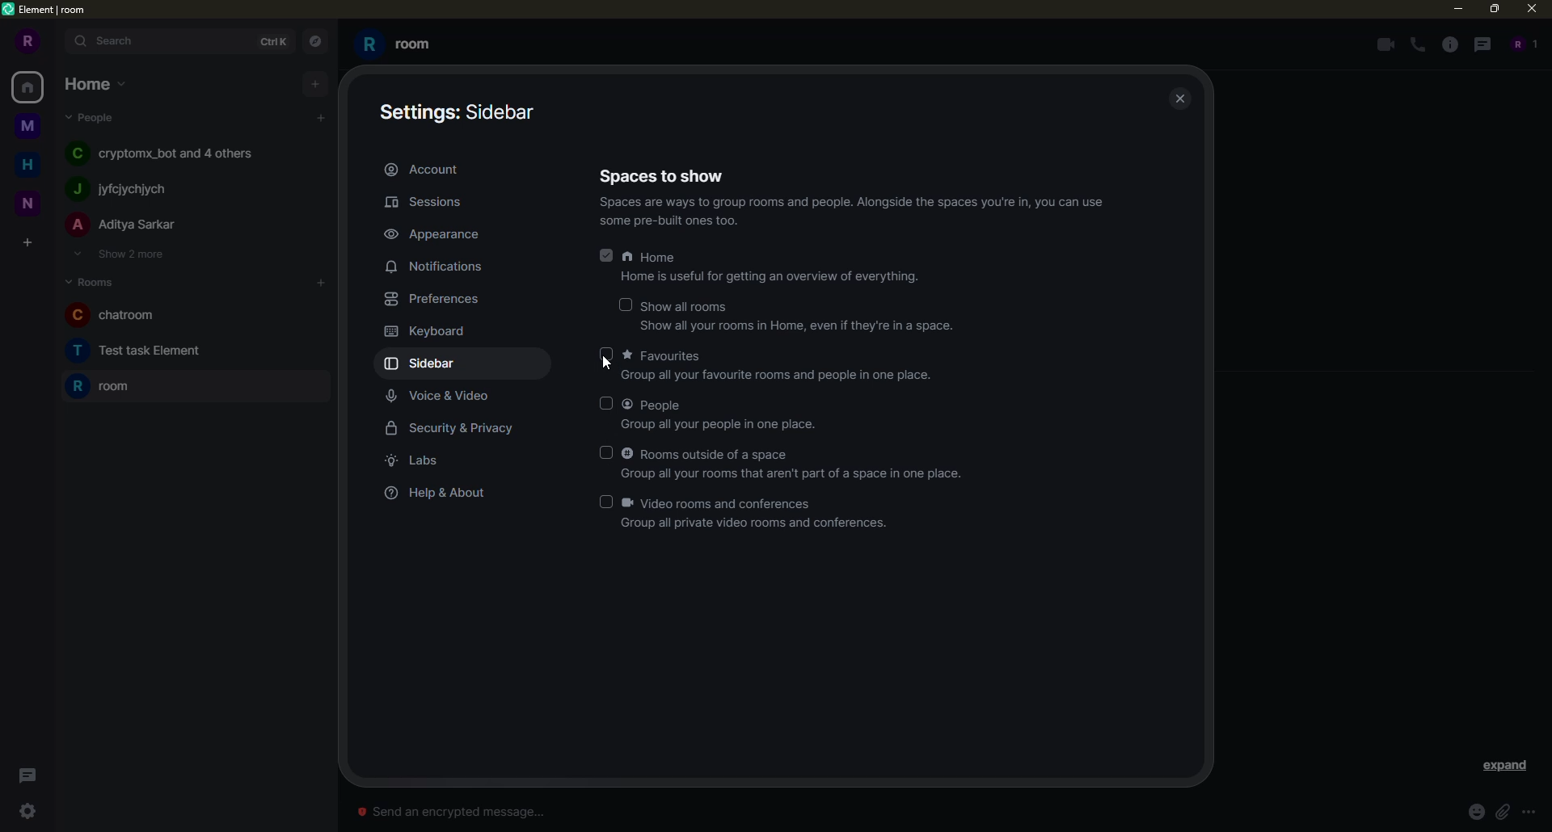 This screenshot has width=1552, height=832. What do you see at coordinates (432, 299) in the screenshot?
I see `preferences` at bounding box center [432, 299].